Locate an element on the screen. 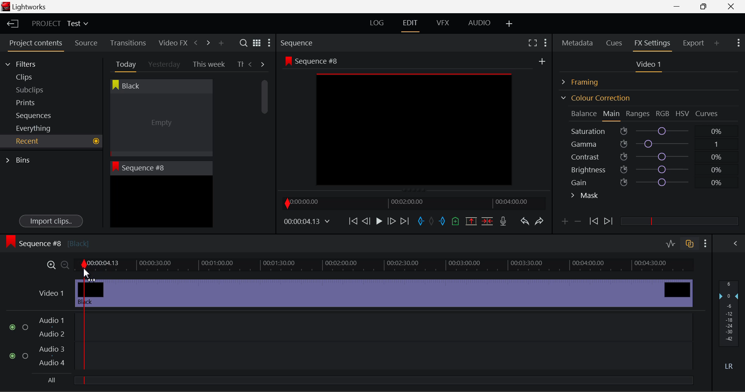  Import clips is located at coordinates (51, 222).